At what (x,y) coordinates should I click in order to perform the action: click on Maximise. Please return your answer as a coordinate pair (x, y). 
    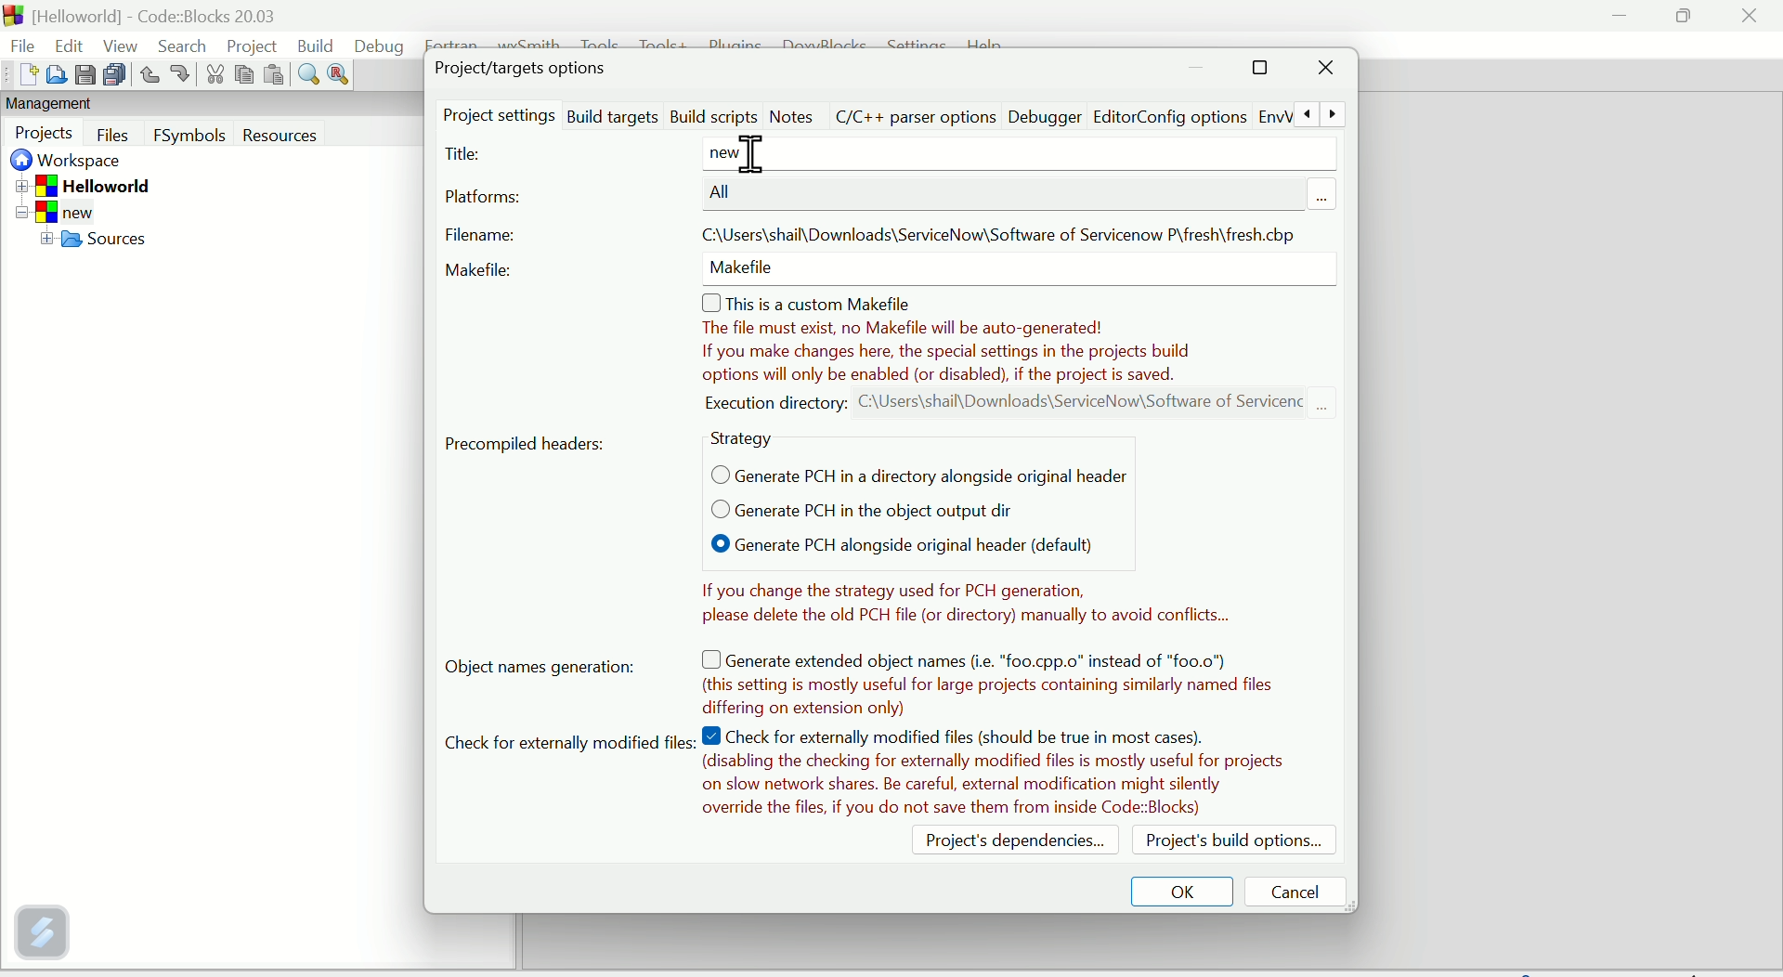
    Looking at the image, I should click on (1686, 17).